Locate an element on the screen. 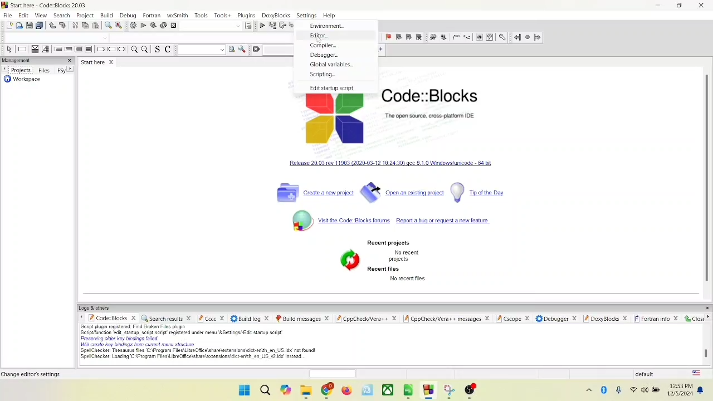 The image size is (713, 401). break instruction is located at coordinates (100, 49).